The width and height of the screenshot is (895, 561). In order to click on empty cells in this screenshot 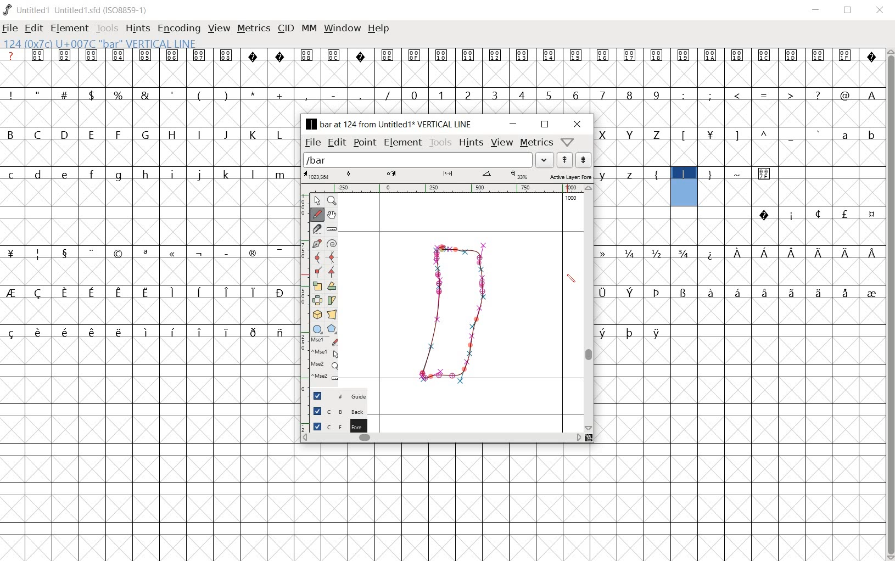, I will do `click(441, 75)`.